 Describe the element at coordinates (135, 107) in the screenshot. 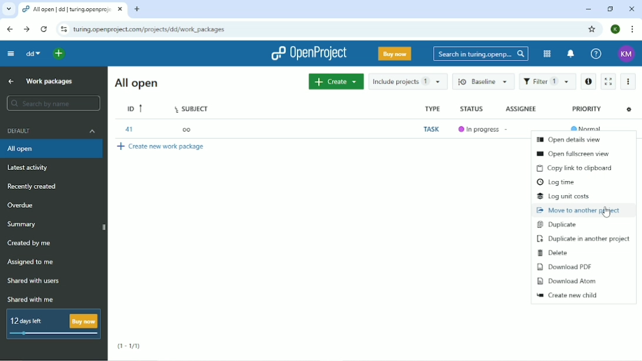

I see `ID` at that location.